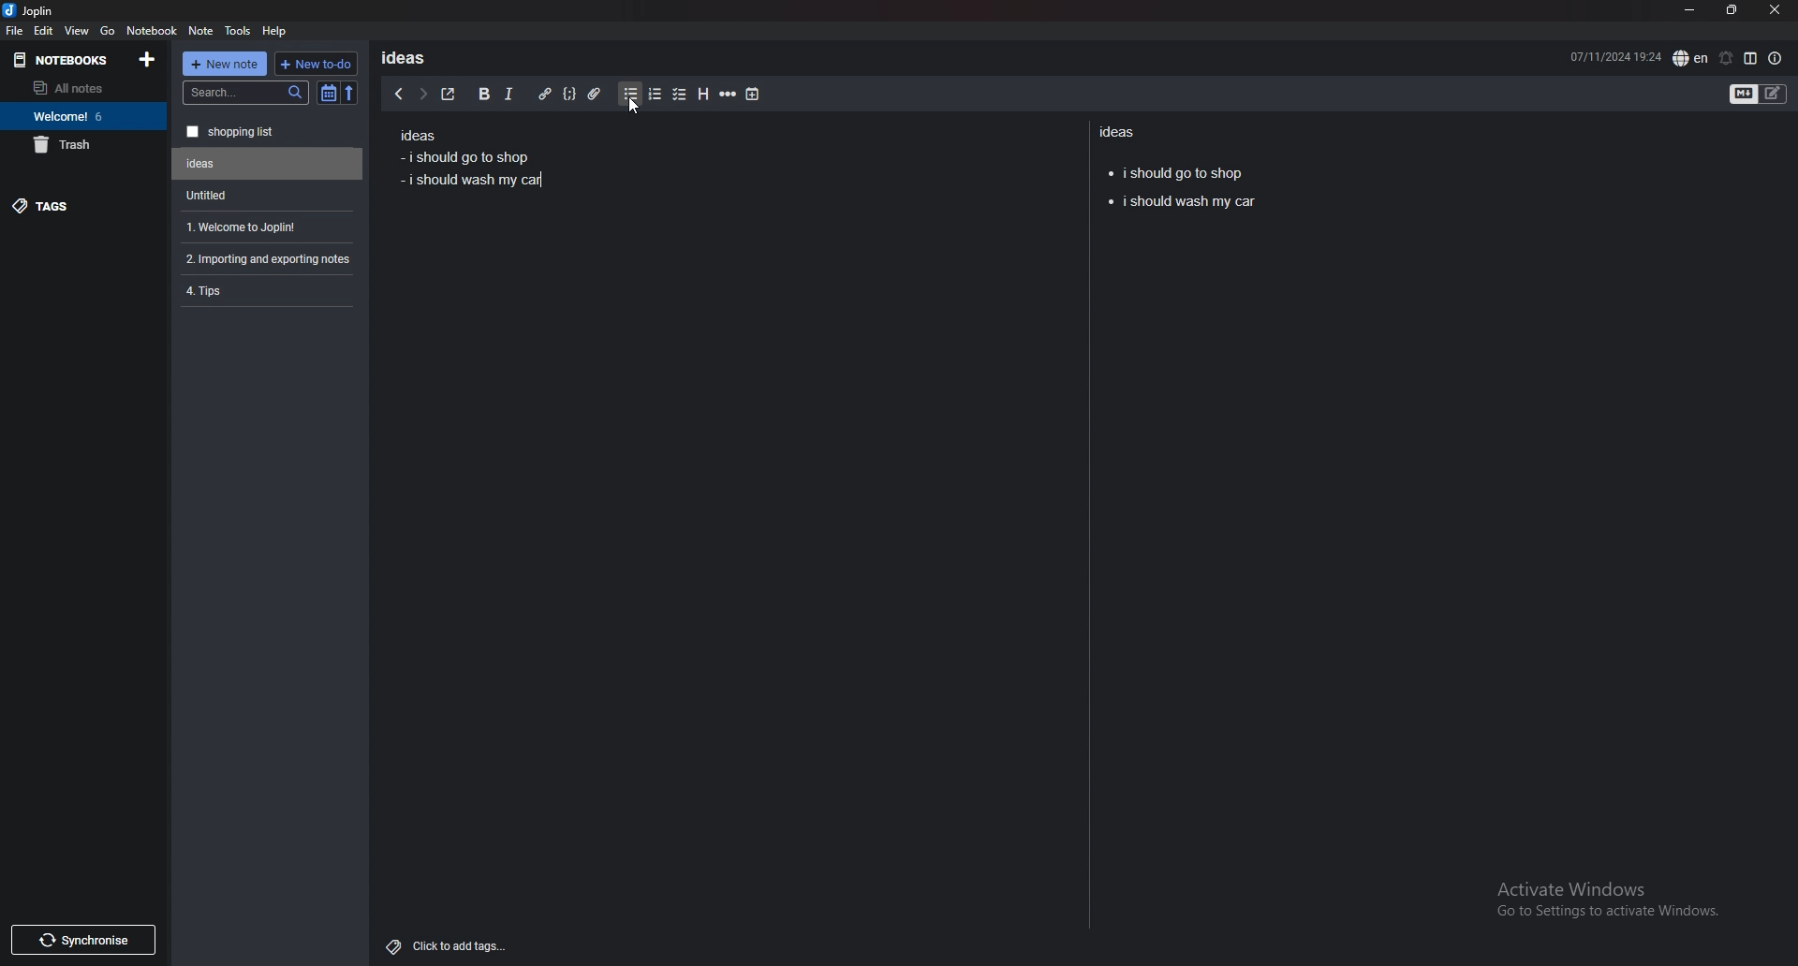  Describe the element at coordinates (701, 95) in the screenshot. I see `heading` at that location.